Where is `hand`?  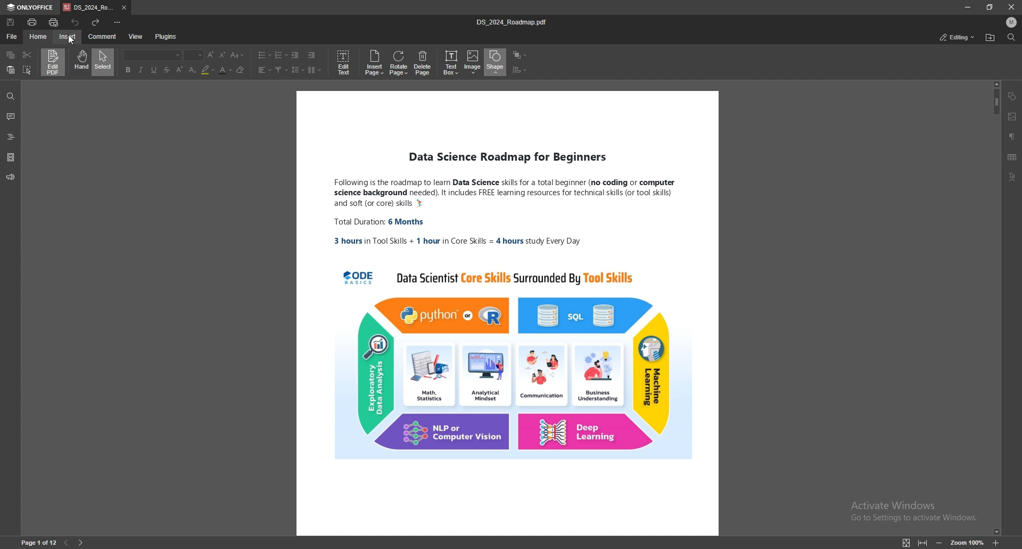
hand is located at coordinates (79, 62).